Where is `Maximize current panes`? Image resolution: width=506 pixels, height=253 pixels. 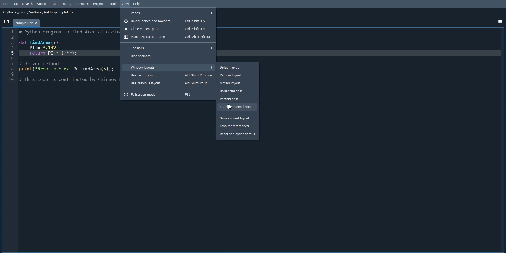
Maximize current panes is located at coordinates (168, 37).